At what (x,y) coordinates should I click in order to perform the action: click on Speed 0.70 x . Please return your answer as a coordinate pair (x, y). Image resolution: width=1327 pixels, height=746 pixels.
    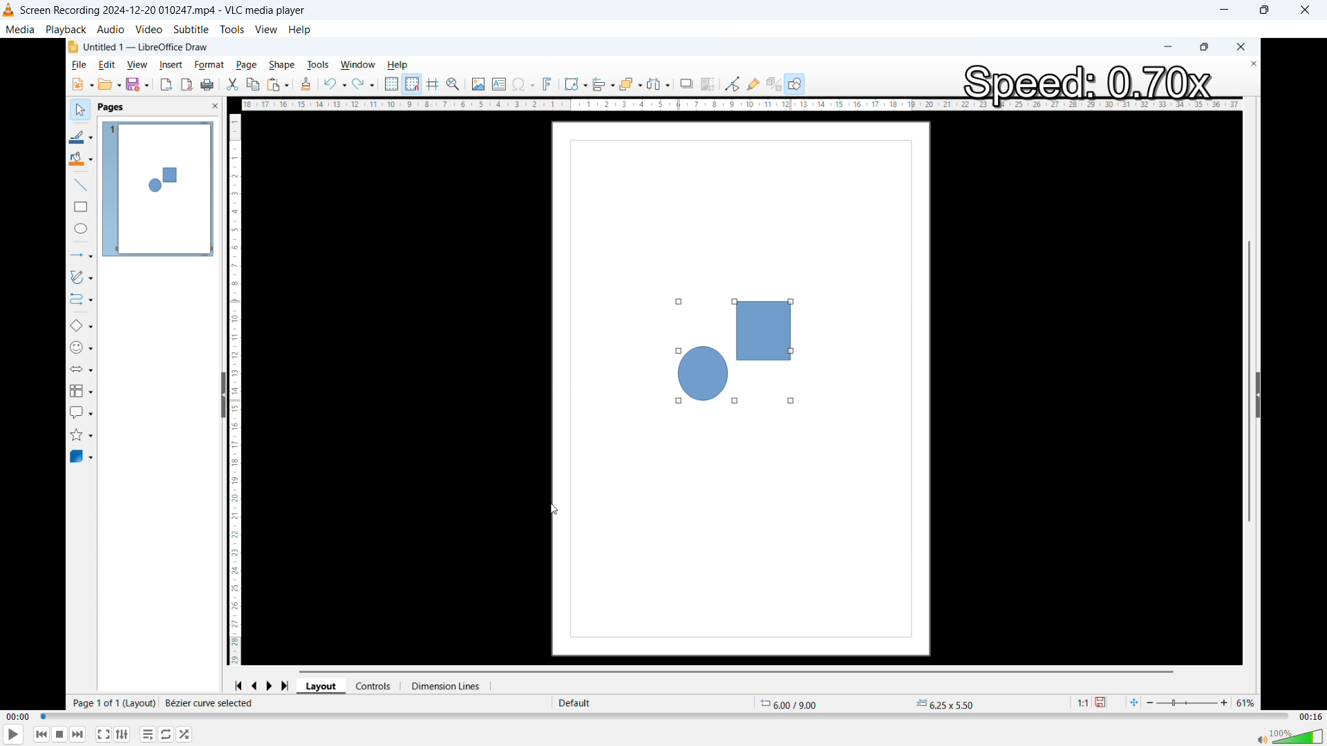
    Looking at the image, I should click on (1085, 84).